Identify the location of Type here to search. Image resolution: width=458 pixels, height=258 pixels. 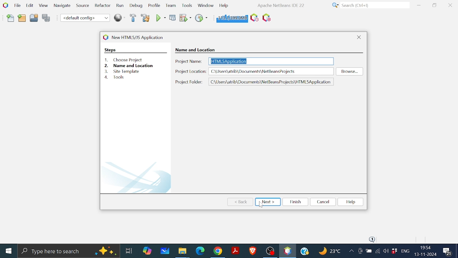
(69, 251).